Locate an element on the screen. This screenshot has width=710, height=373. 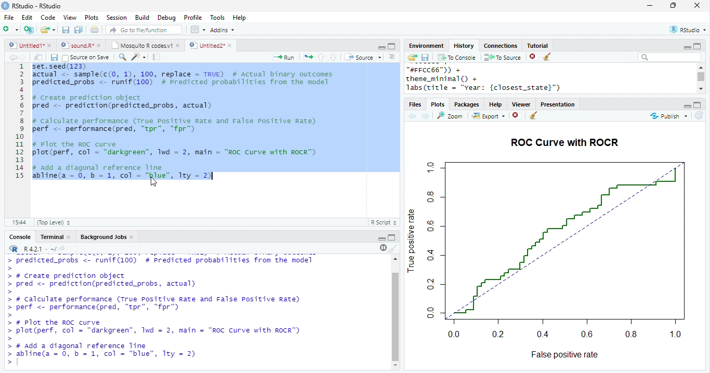
options is located at coordinates (197, 30).